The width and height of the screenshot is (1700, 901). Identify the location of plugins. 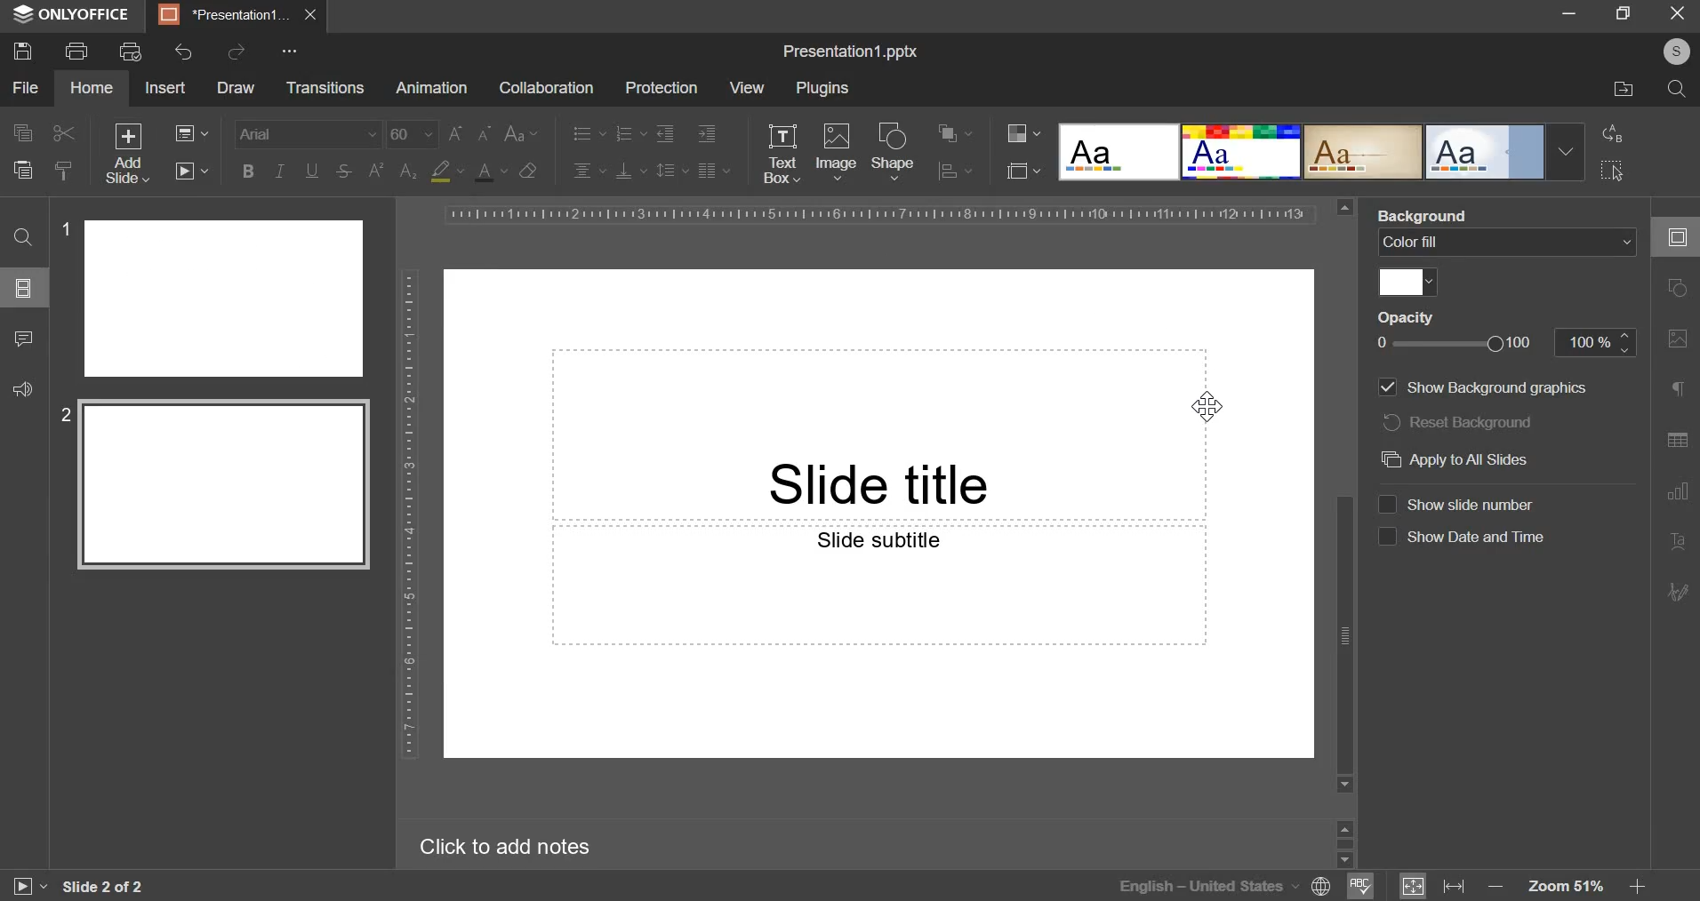
(822, 89).